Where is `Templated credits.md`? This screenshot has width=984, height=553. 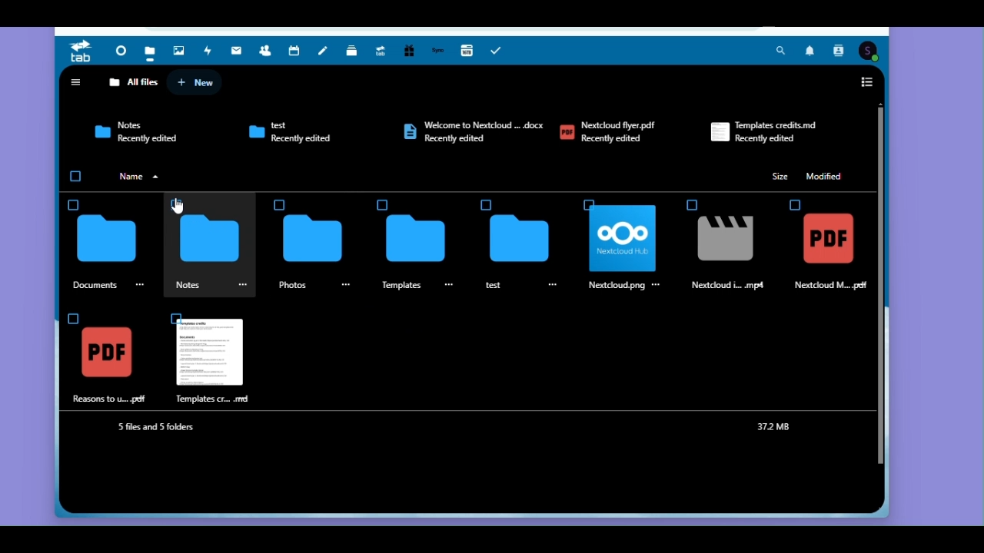 Templated credits.md is located at coordinates (780, 125).